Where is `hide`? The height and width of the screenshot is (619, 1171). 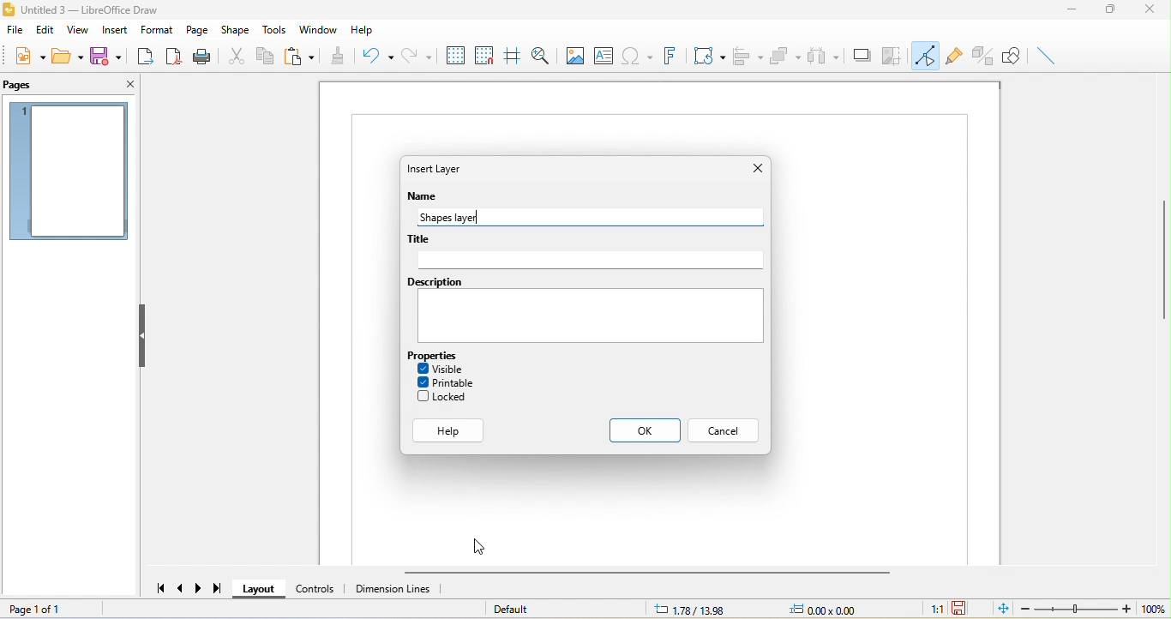
hide is located at coordinates (141, 334).